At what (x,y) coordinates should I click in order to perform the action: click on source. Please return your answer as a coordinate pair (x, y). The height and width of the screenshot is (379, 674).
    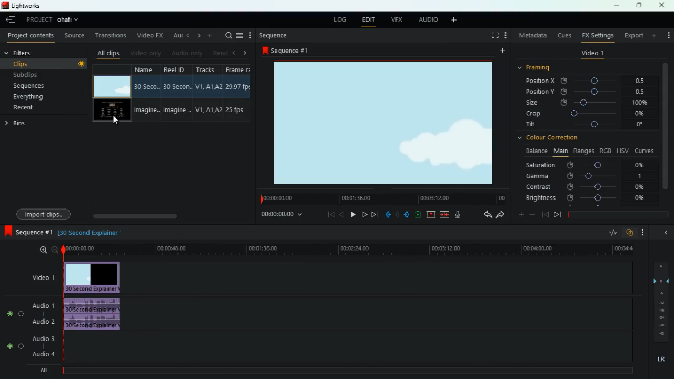
    Looking at the image, I should click on (75, 36).